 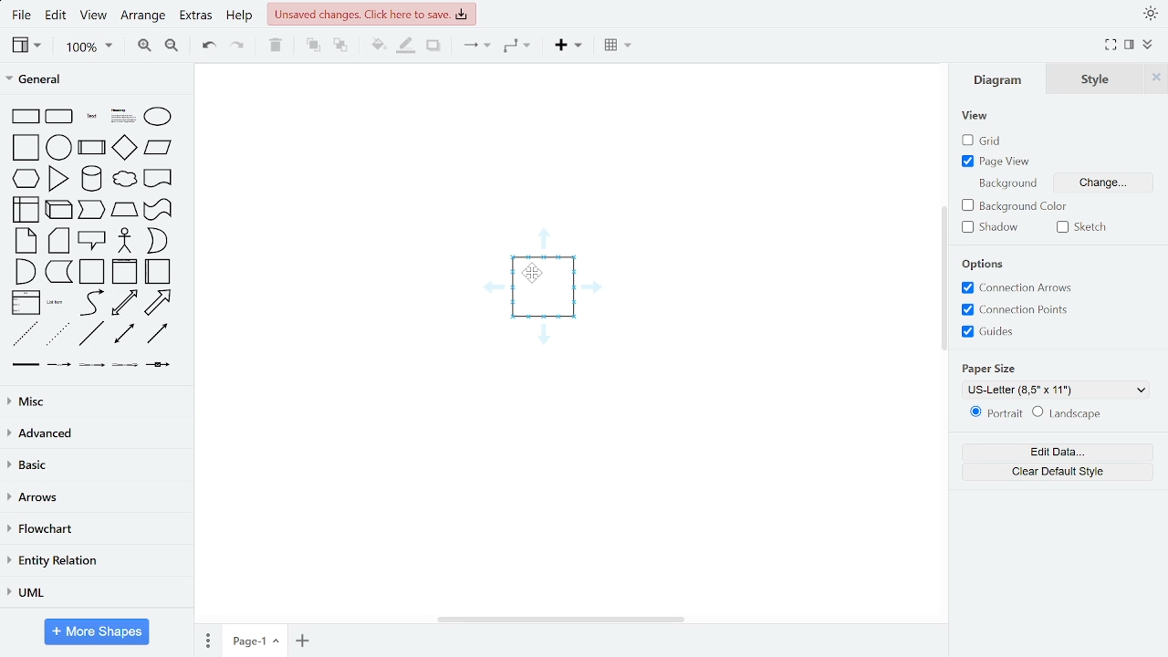 I want to click on general shapes, so click(x=157, y=270).